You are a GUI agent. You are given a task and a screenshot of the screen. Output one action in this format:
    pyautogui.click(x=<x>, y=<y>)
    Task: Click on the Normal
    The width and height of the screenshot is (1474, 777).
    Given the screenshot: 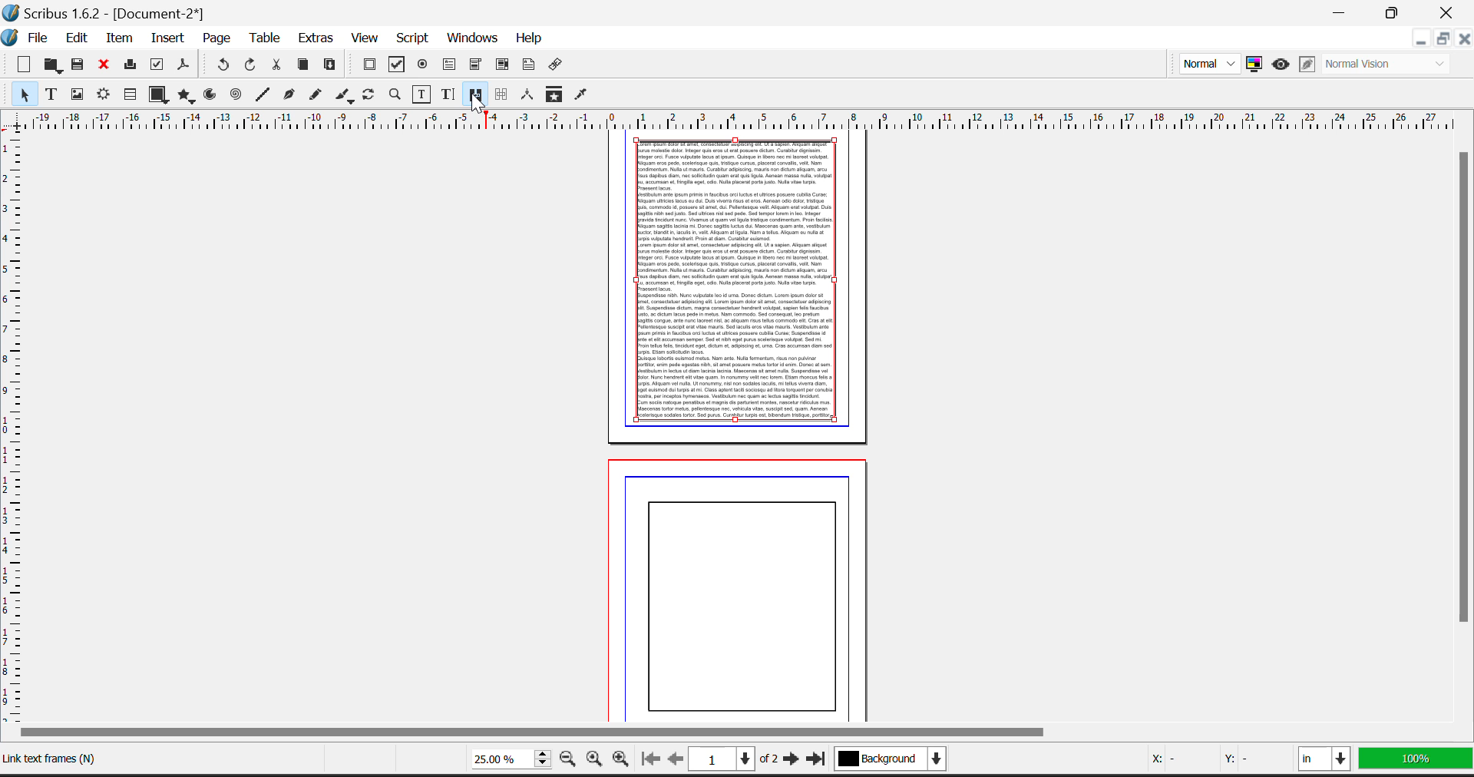 What is the action you would take?
    pyautogui.click(x=1208, y=63)
    